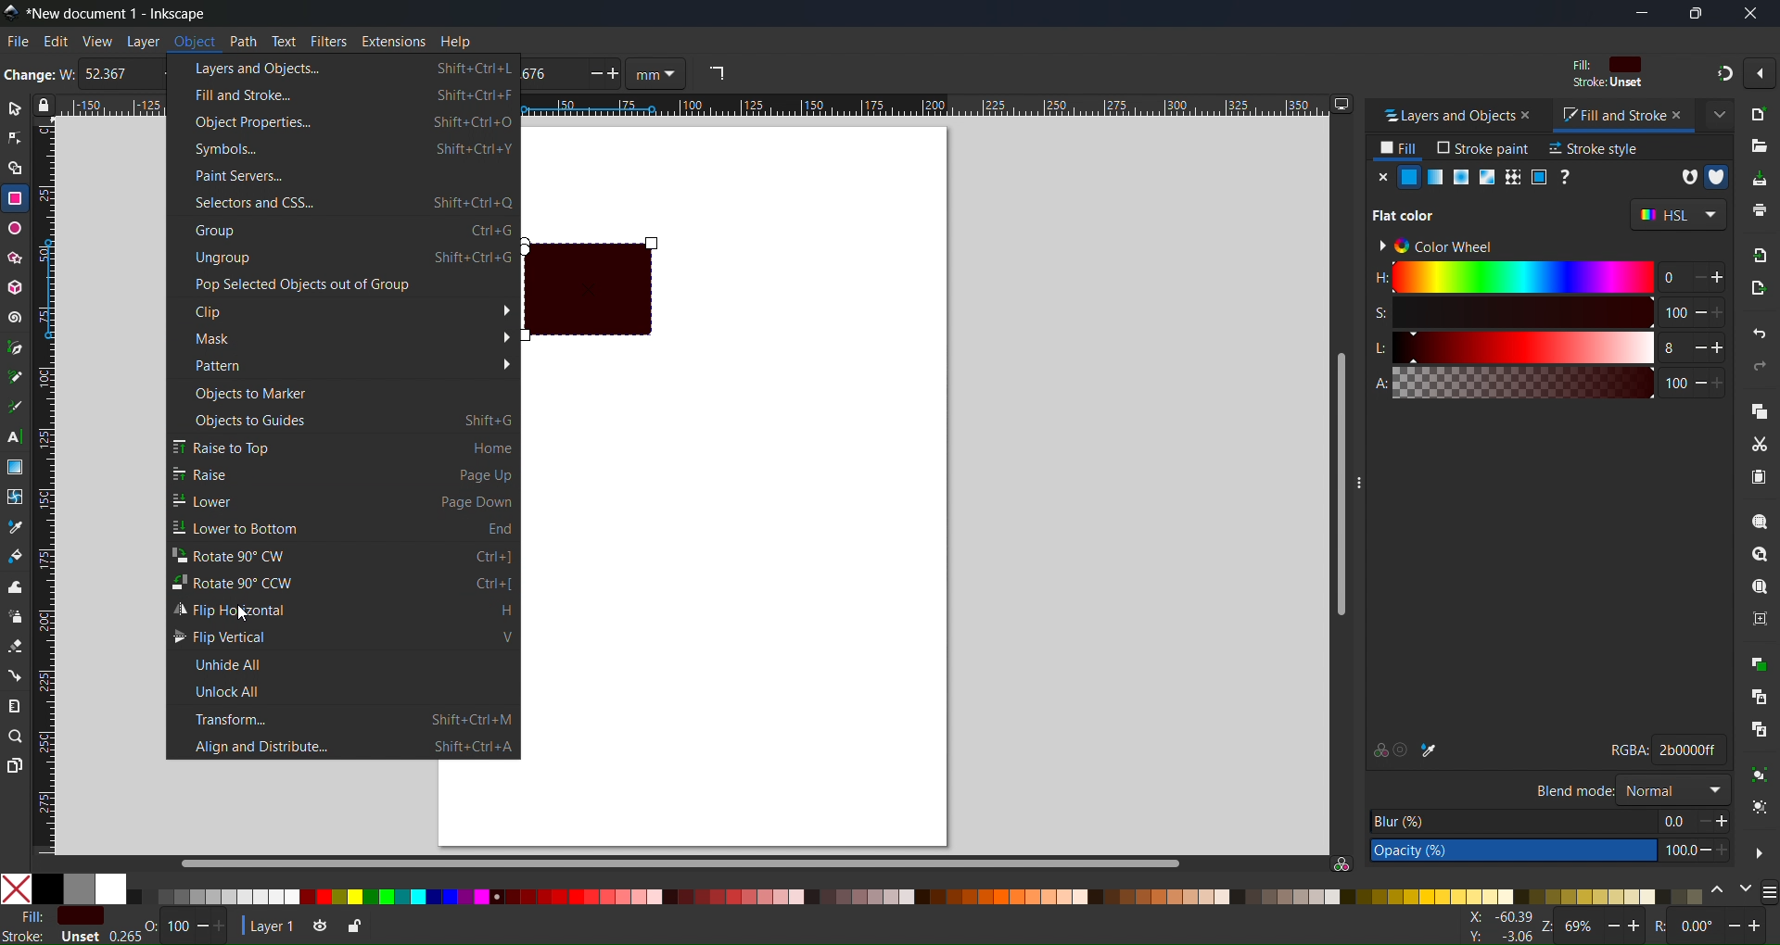 The image size is (1780, 945). Describe the element at coordinates (344, 419) in the screenshot. I see `Objects to Guides` at that location.